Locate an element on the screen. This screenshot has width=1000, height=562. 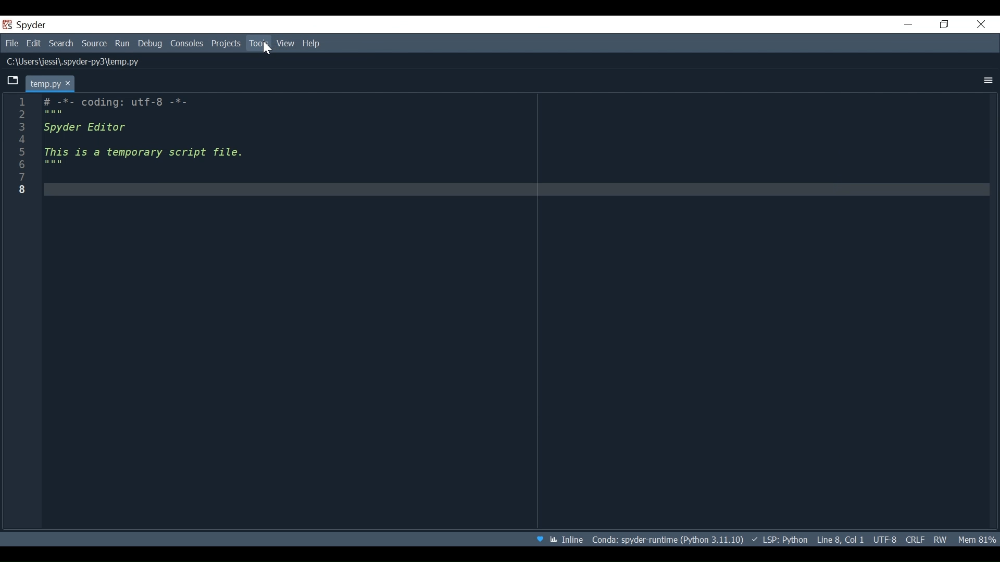
Search is located at coordinates (61, 45).